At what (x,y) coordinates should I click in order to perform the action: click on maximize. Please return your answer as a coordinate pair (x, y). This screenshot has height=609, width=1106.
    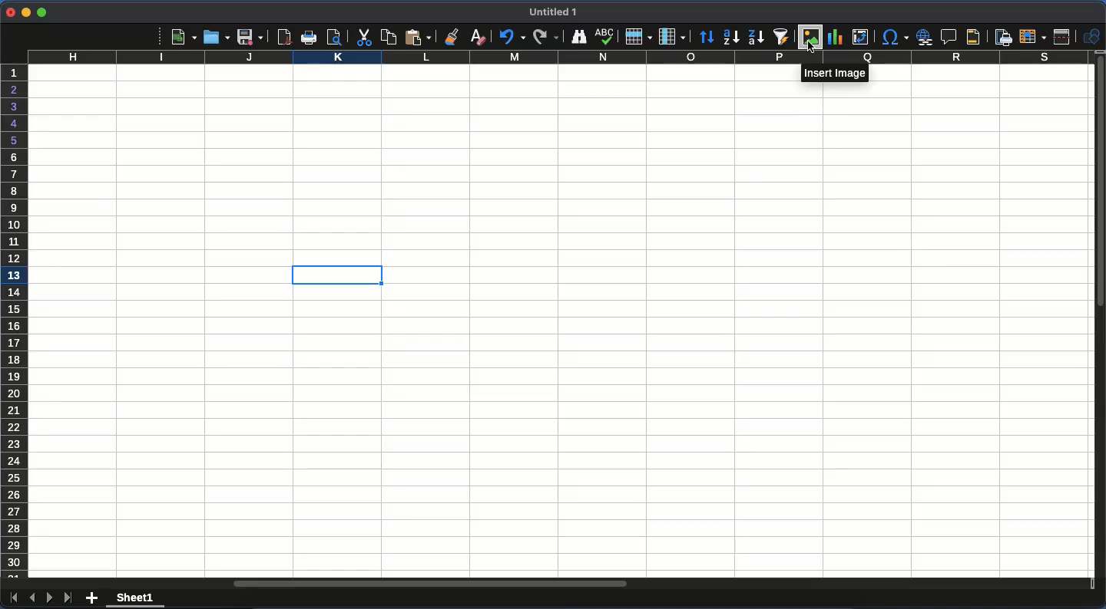
    Looking at the image, I should click on (40, 13).